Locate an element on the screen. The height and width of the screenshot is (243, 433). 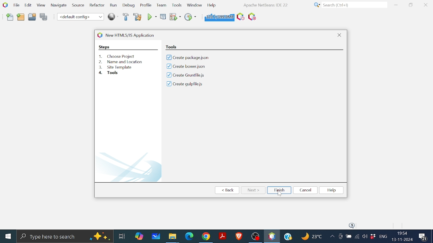
Brave Browser is located at coordinates (238, 236).